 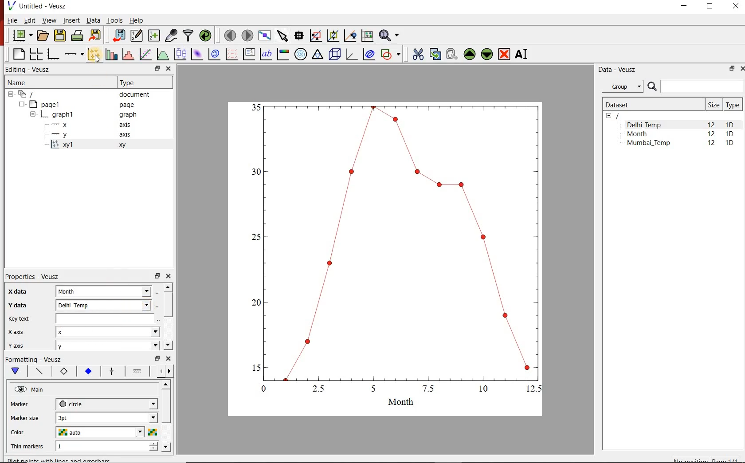 I want to click on fit a function to data, so click(x=145, y=54).